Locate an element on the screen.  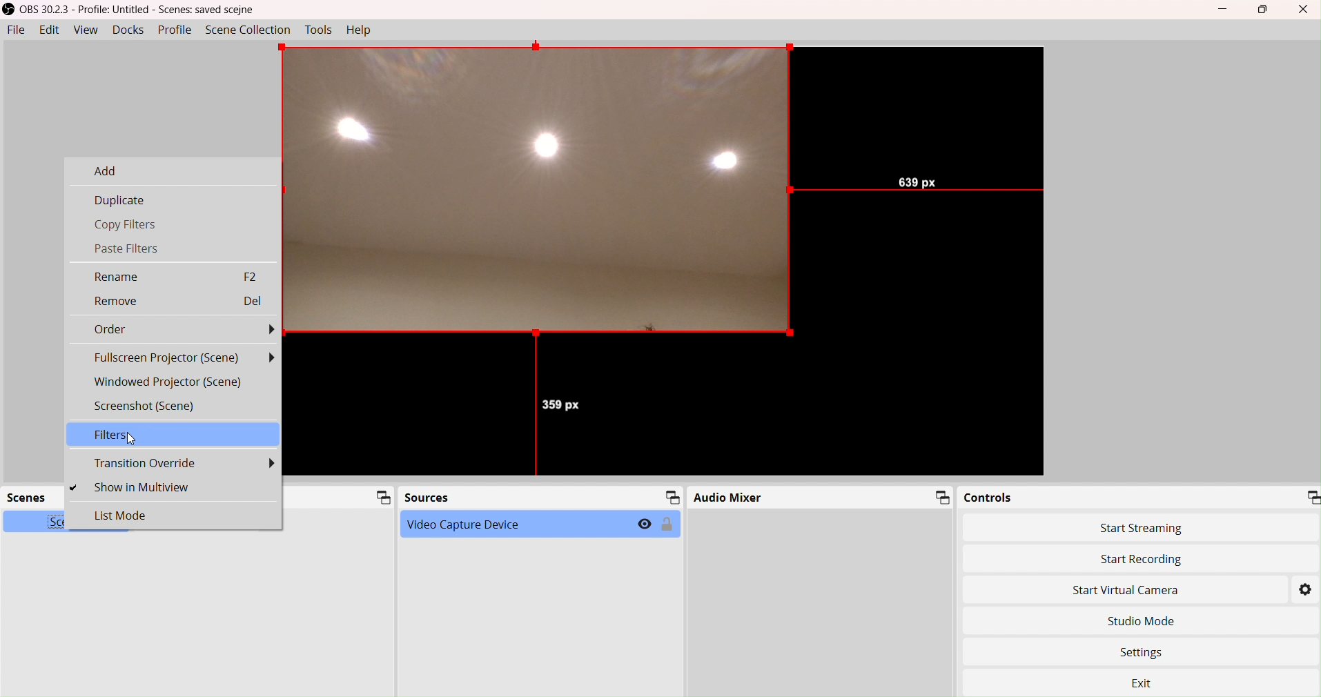
Profile is located at coordinates (175, 31).